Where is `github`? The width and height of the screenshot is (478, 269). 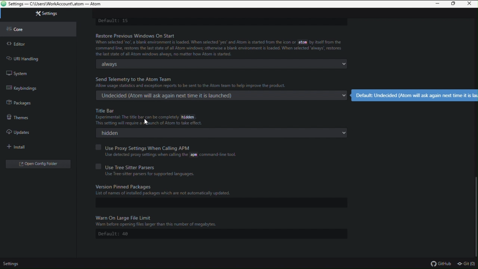 github is located at coordinates (441, 264).